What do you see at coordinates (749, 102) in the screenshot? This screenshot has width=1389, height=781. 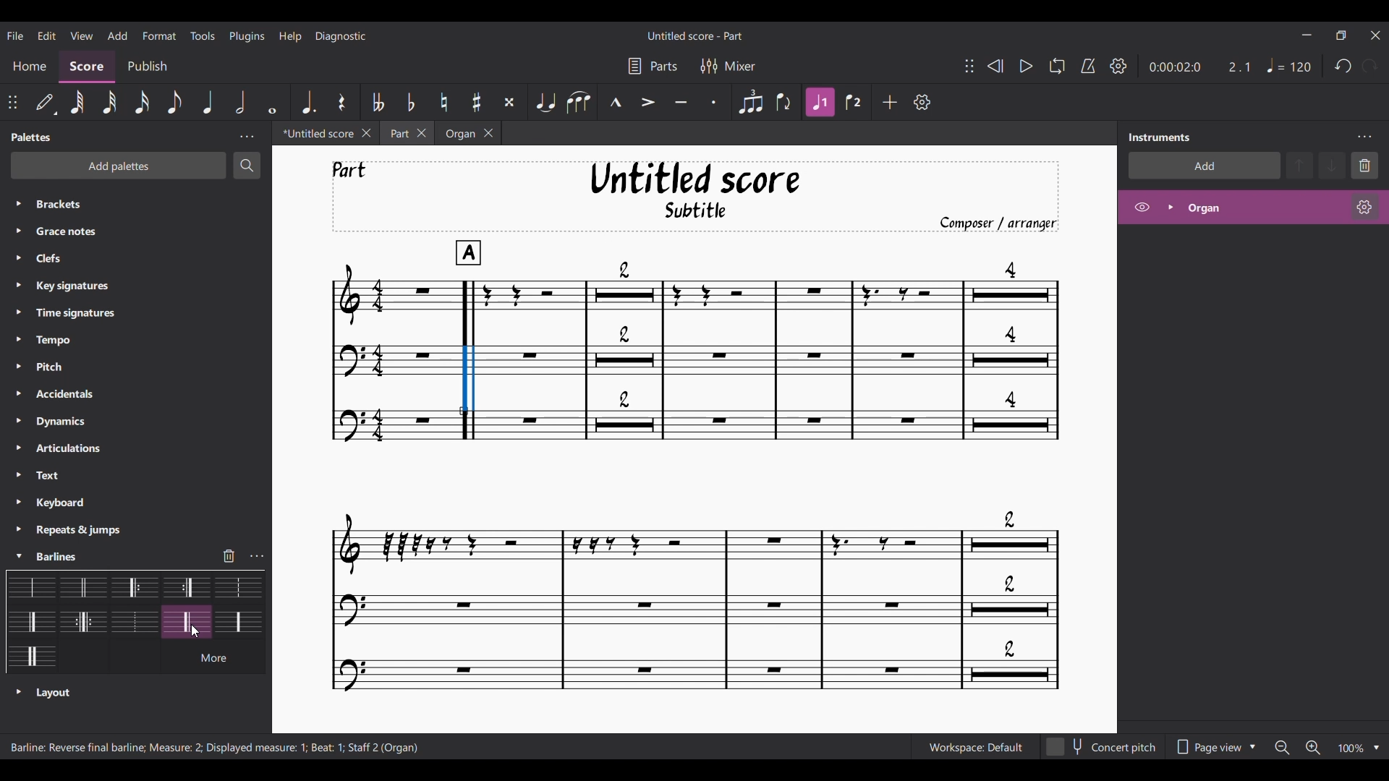 I see `Tuplet` at bounding box center [749, 102].